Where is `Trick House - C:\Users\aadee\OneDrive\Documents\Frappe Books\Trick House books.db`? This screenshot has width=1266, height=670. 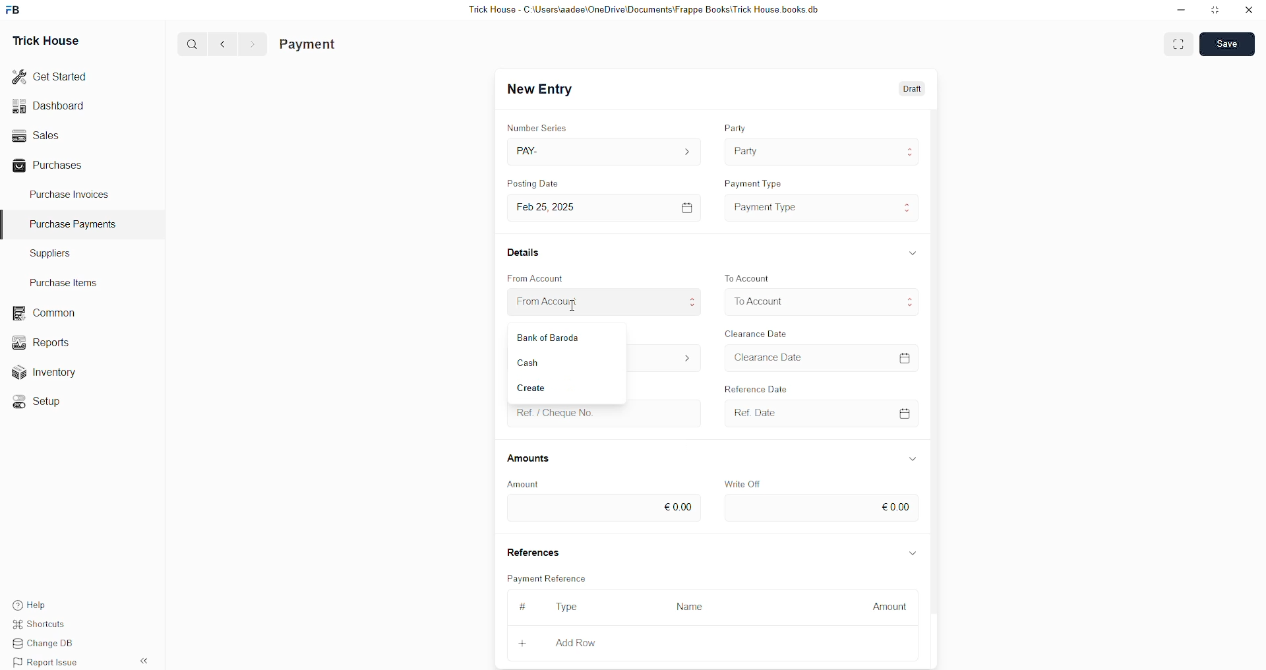
Trick House - C:\Users\aadee\OneDrive\Documents\Frappe Books\Trick House books.db is located at coordinates (646, 10).